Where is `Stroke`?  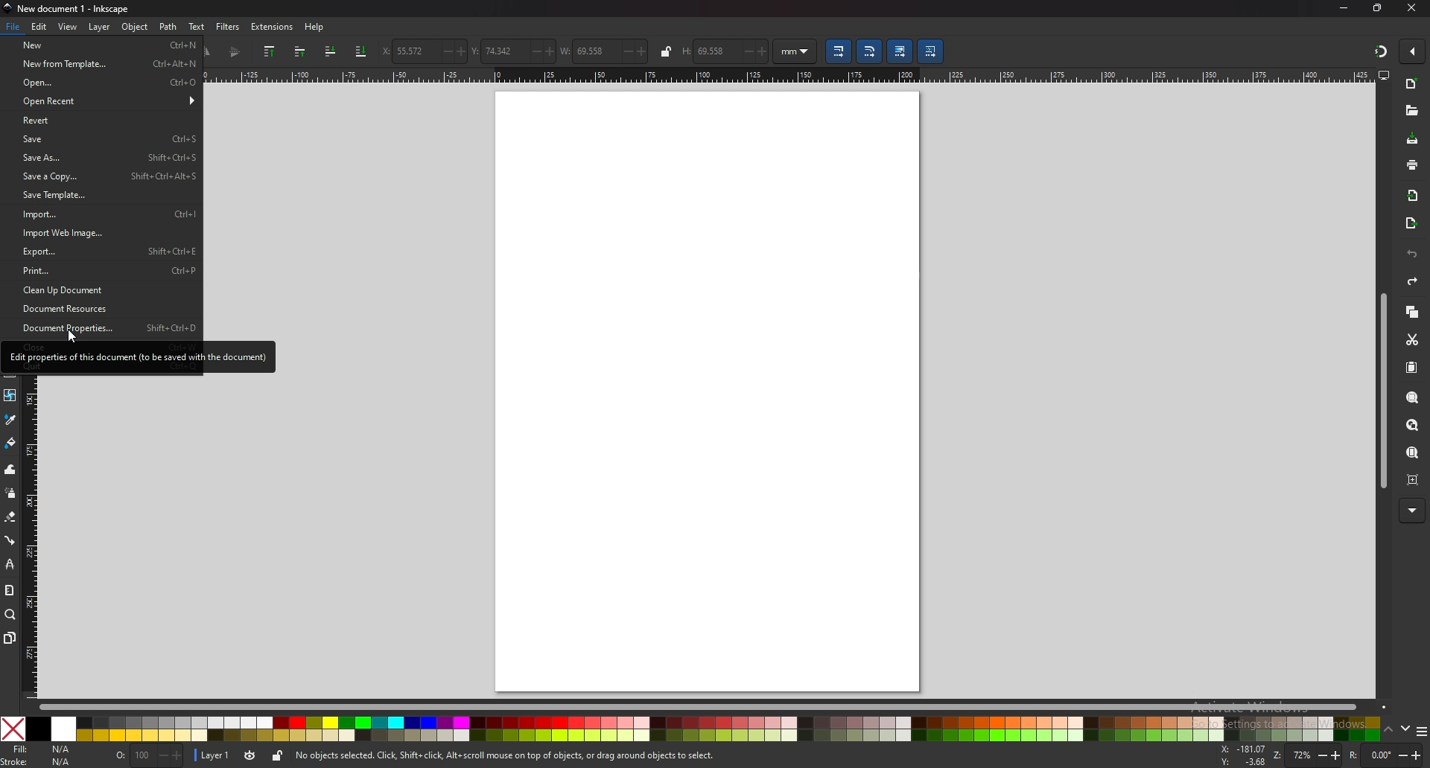
Stroke is located at coordinates (39, 763).